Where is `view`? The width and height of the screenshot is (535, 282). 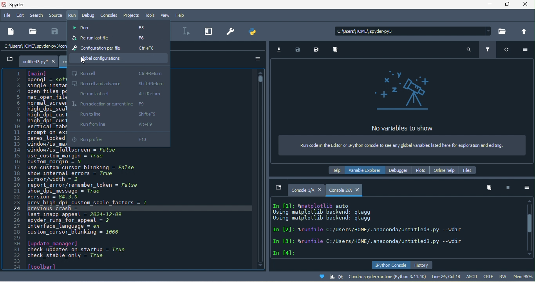 view is located at coordinates (166, 15).